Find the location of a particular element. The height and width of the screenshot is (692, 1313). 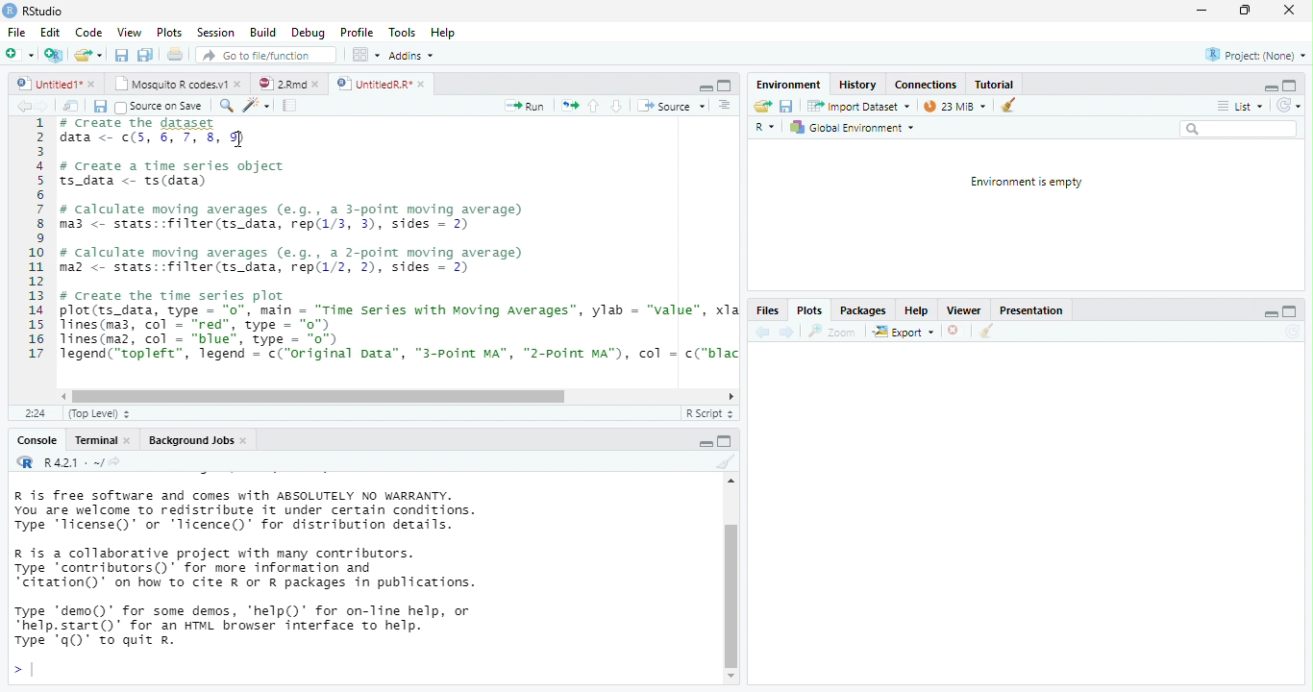

close is located at coordinates (1288, 11).